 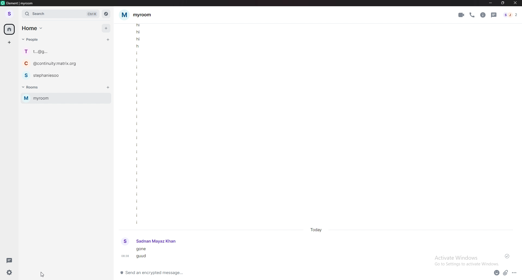 I want to click on options, so click(x=515, y=273).